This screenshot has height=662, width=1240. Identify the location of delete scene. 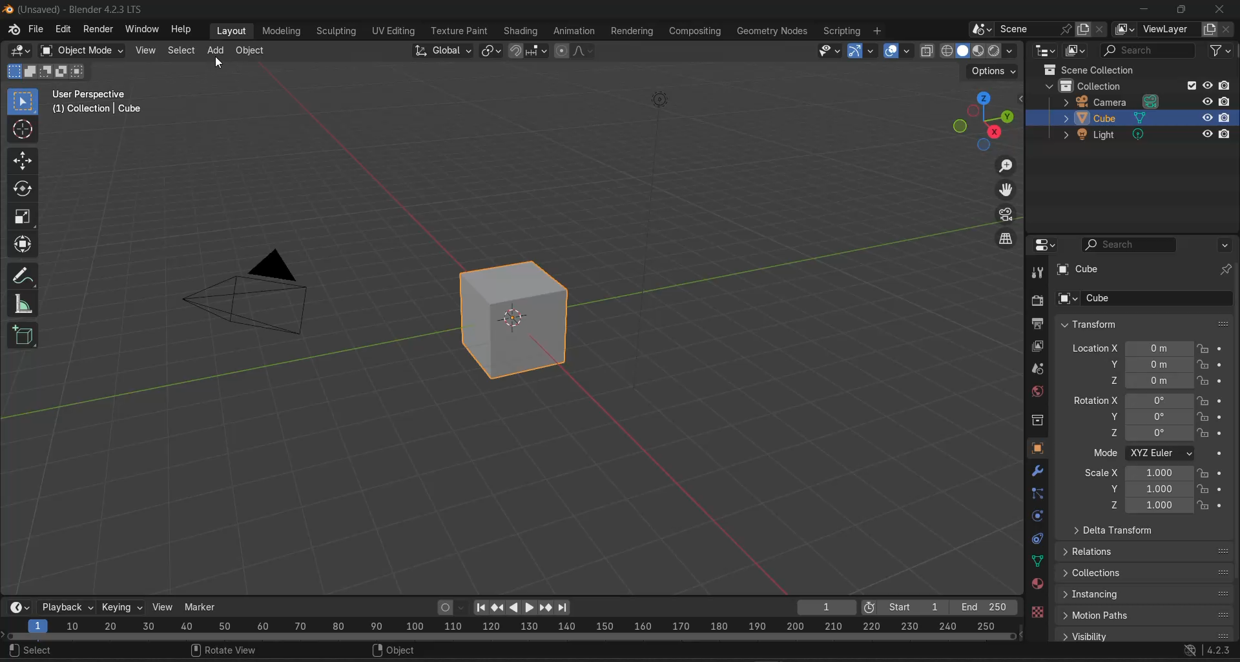
(1099, 29).